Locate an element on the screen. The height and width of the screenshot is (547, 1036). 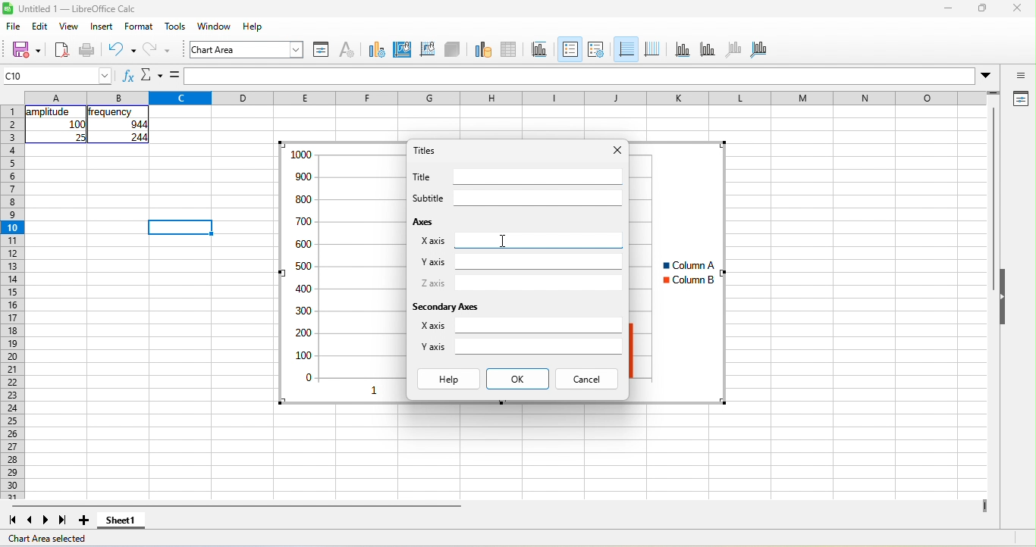
font name is located at coordinates (246, 49).